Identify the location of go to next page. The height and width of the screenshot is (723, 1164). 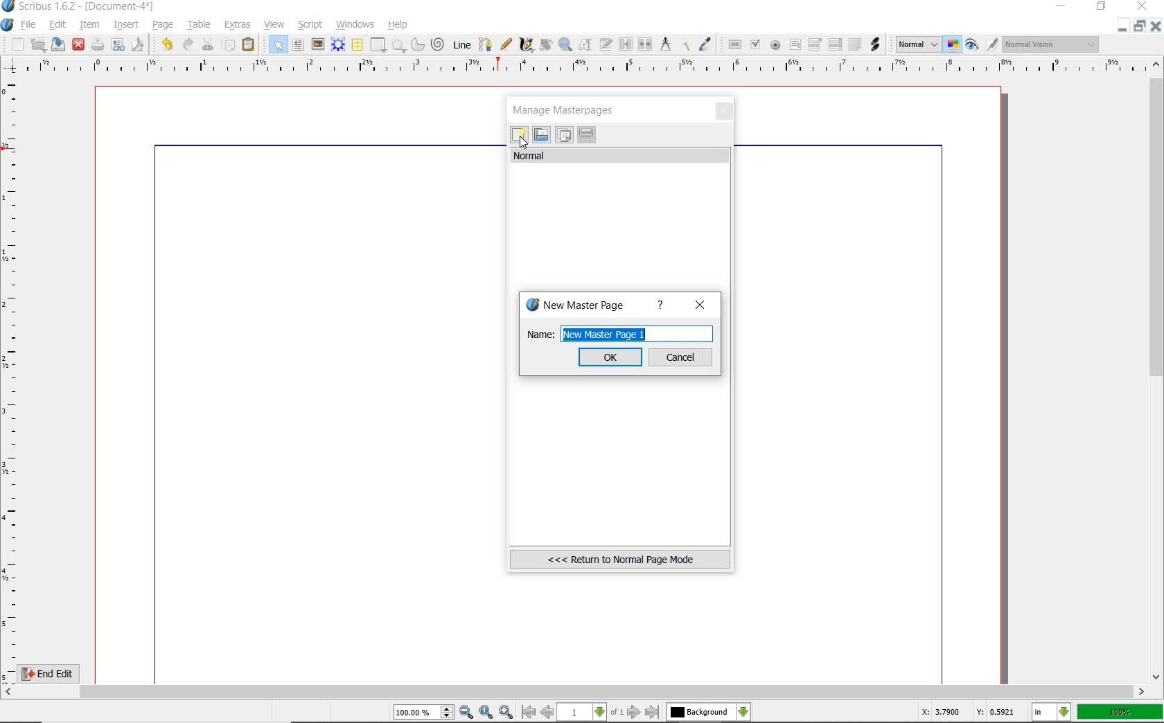
(635, 712).